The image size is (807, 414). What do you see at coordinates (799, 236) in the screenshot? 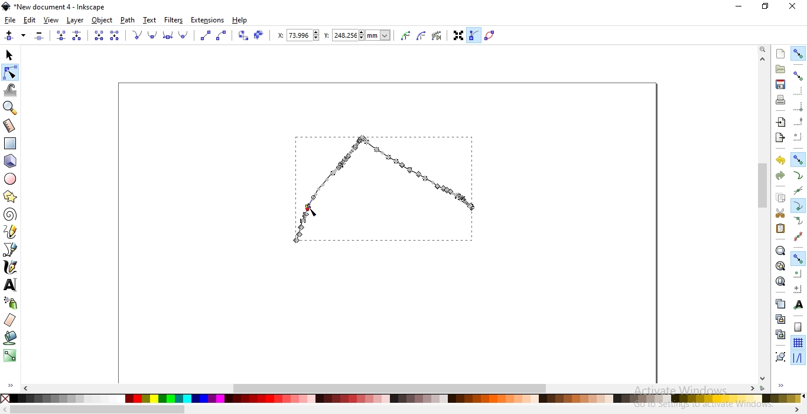
I see `snap midpoints of line segments` at bounding box center [799, 236].